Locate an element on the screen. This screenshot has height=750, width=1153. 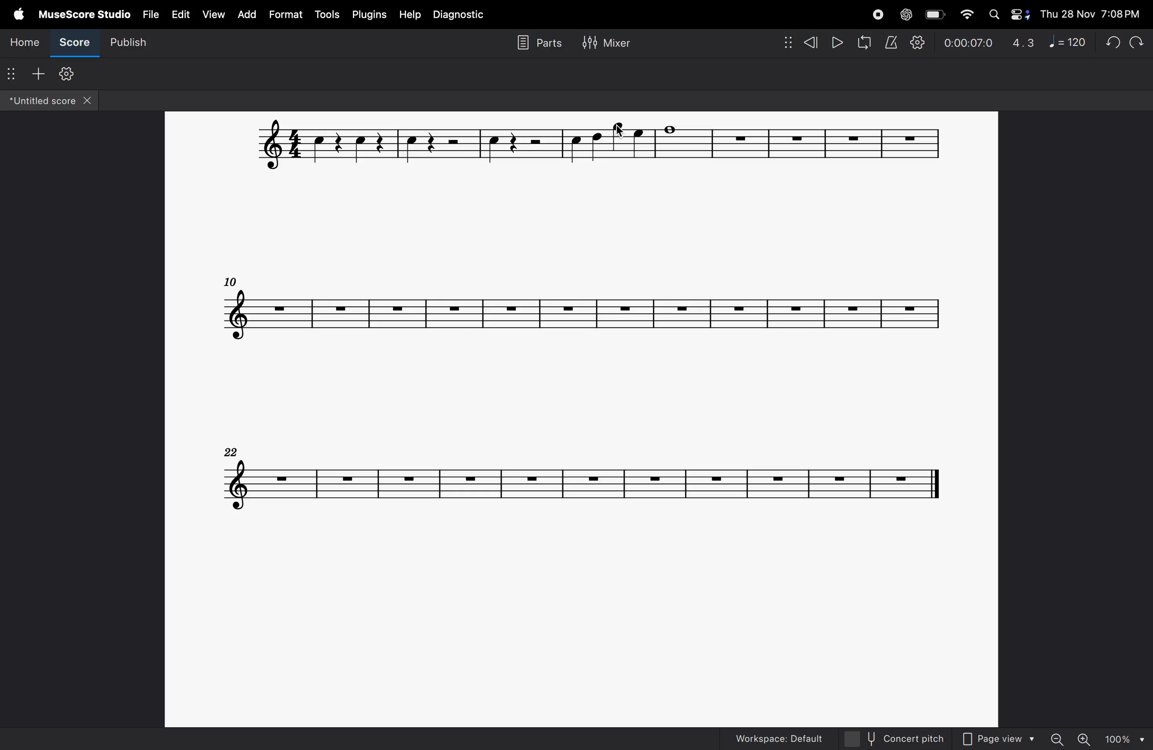
customize toolbar is located at coordinates (66, 74).